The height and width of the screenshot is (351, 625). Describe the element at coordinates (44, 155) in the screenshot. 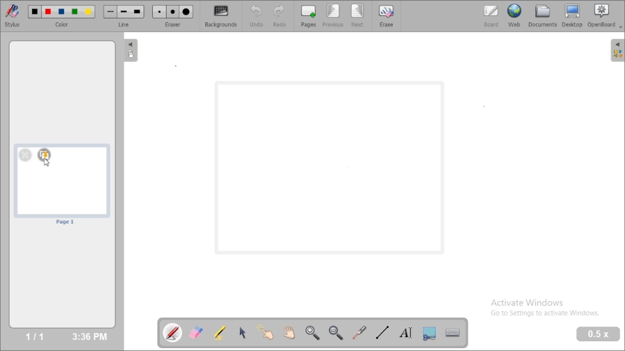

I see `duplicate` at that location.